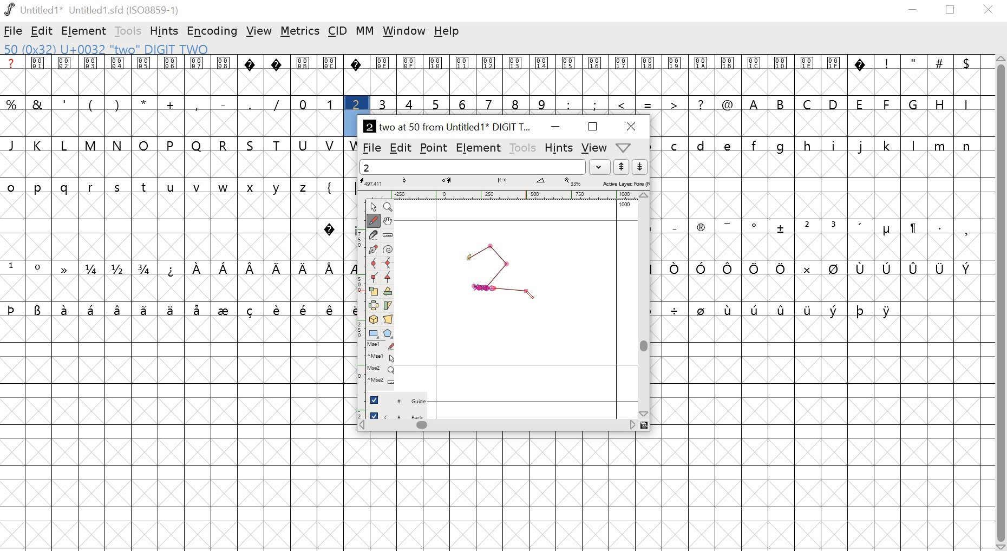 This screenshot has width=1007, height=551. I want to click on 2 two at 50 from Untitled1 DIGIT TW..., so click(449, 126).